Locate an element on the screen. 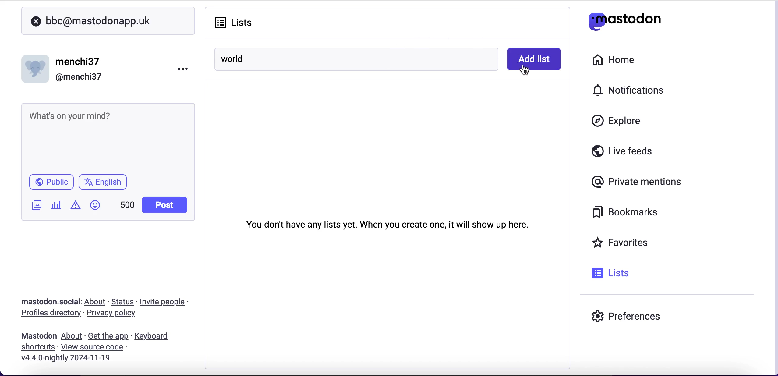  add a poll is located at coordinates (55, 207).